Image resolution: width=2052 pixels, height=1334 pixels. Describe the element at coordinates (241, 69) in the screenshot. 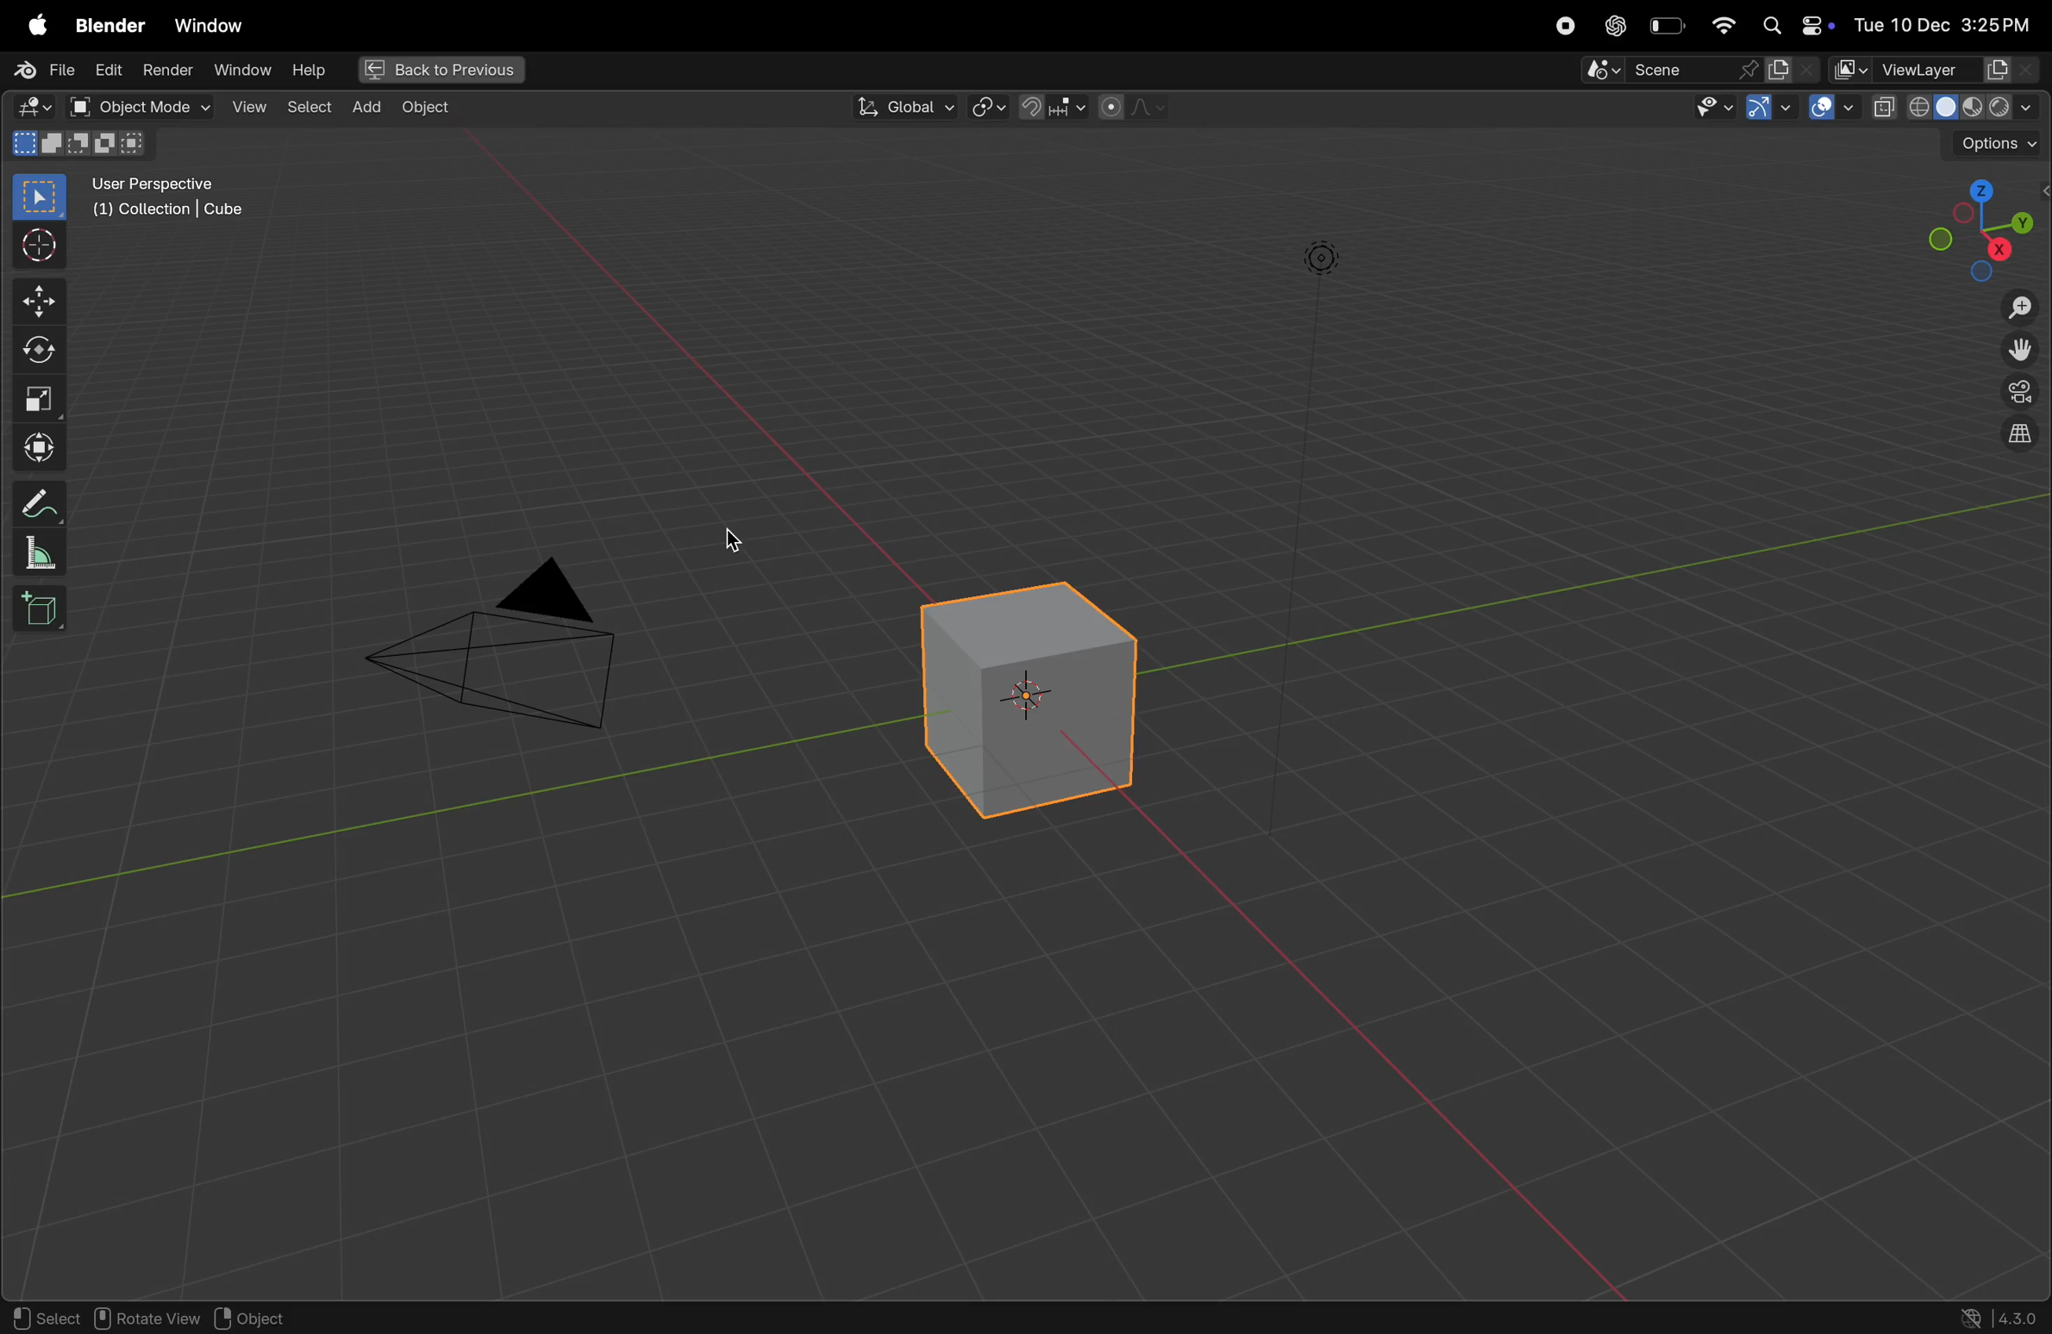

I see `Window` at that location.